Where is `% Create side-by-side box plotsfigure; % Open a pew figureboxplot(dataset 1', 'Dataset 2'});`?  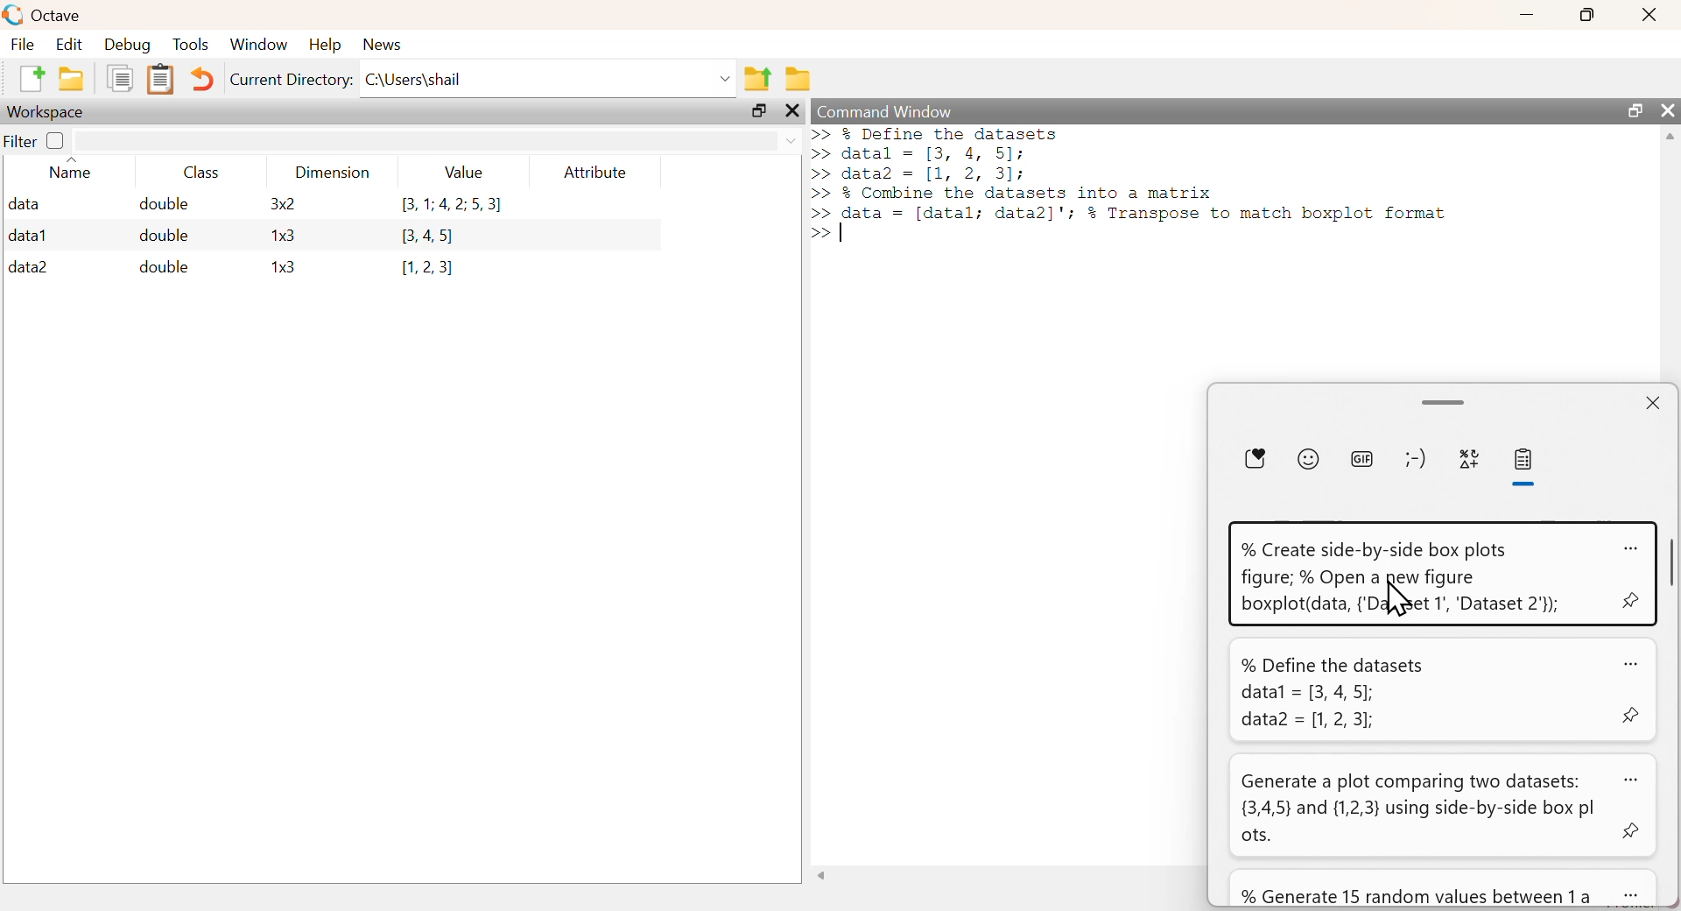
% Create side-by-side box plotsfigure; % Open a pew figureboxplot(dataset 1', 'Dataset 2'}); is located at coordinates (1401, 579).